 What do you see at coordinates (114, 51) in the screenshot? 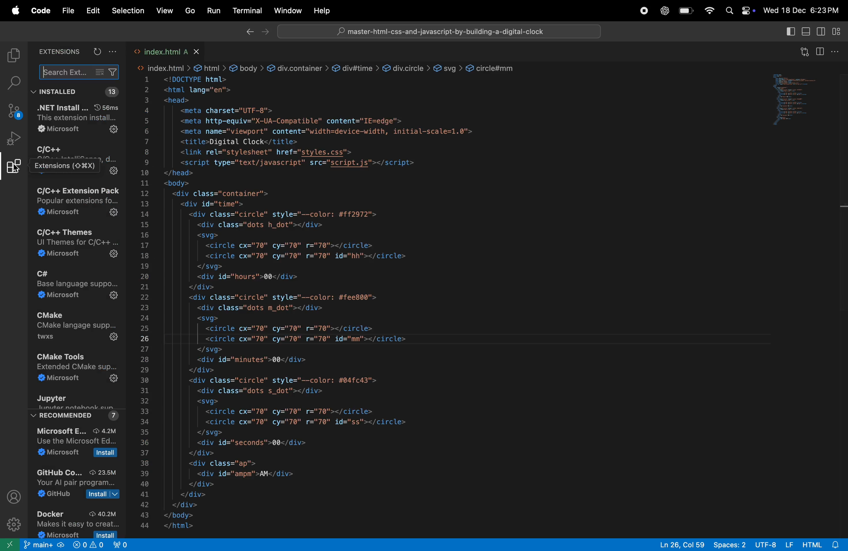
I see `options` at bounding box center [114, 51].